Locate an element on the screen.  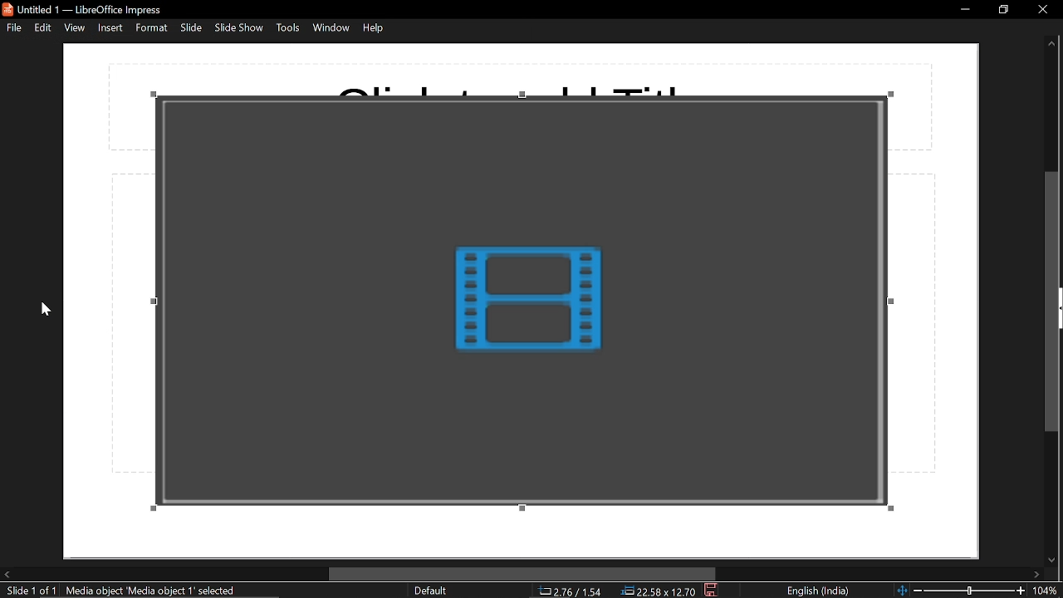
view is located at coordinates (76, 27).